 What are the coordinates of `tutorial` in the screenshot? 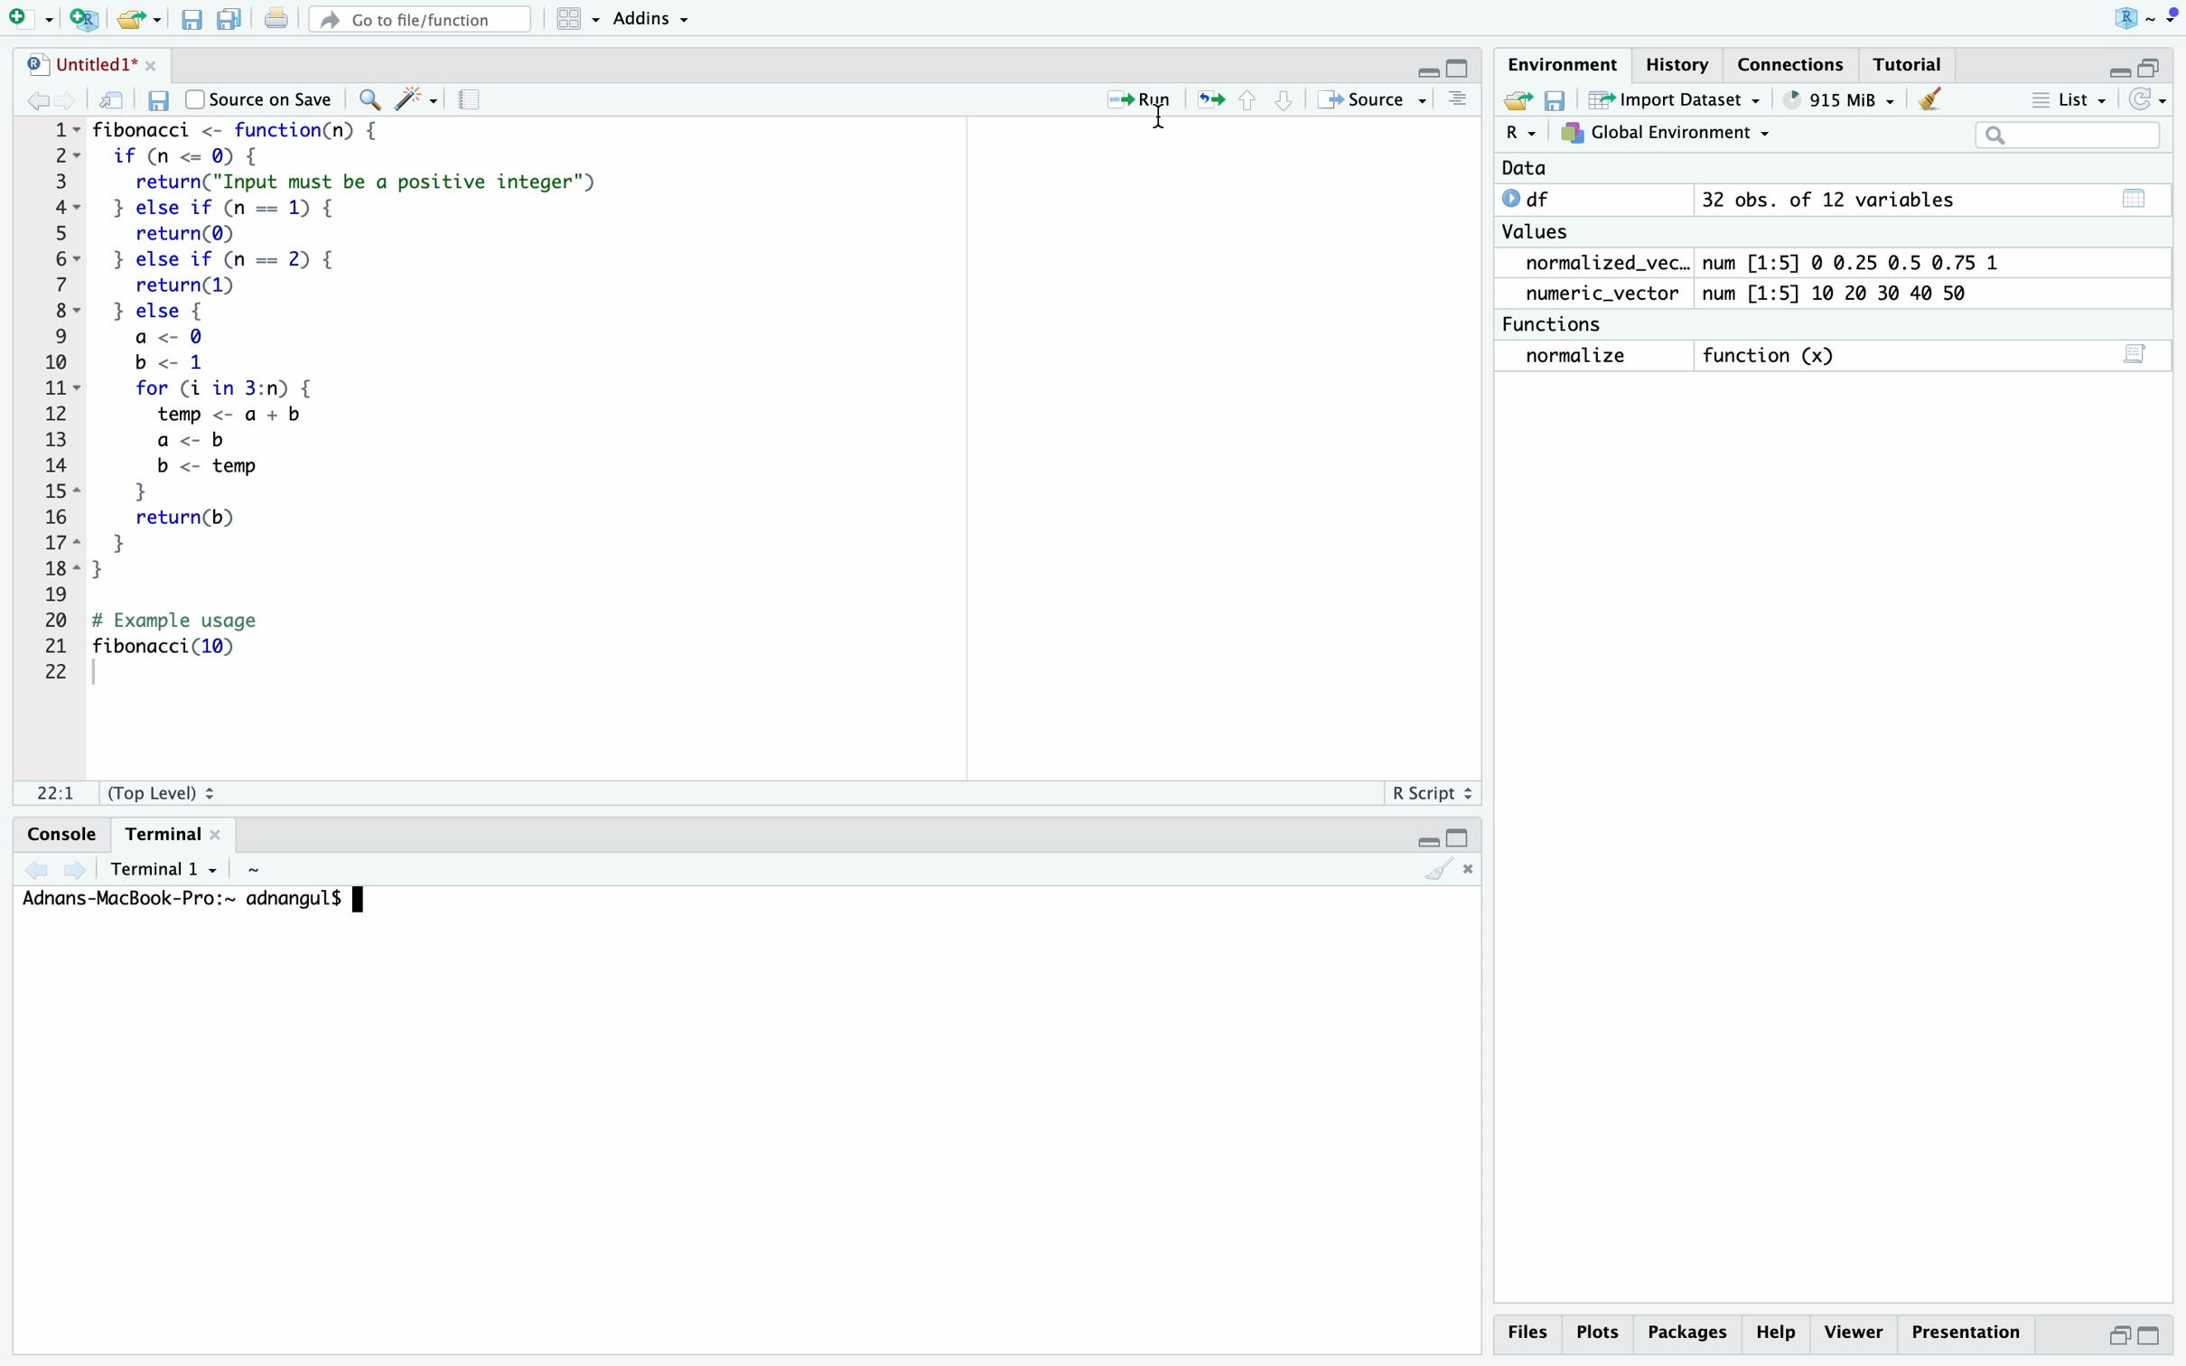 It's located at (1916, 61).